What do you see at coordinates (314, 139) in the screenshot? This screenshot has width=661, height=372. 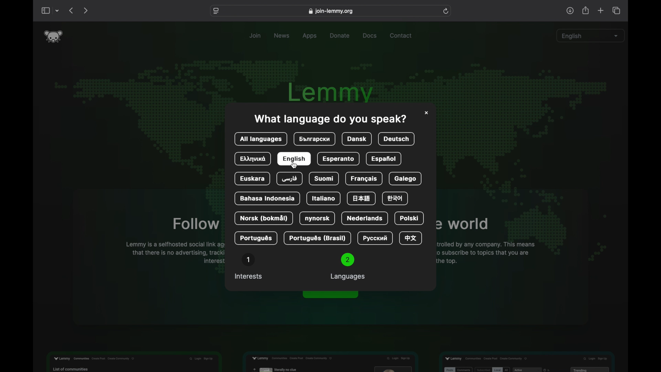 I see `language` at bounding box center [314, 139].